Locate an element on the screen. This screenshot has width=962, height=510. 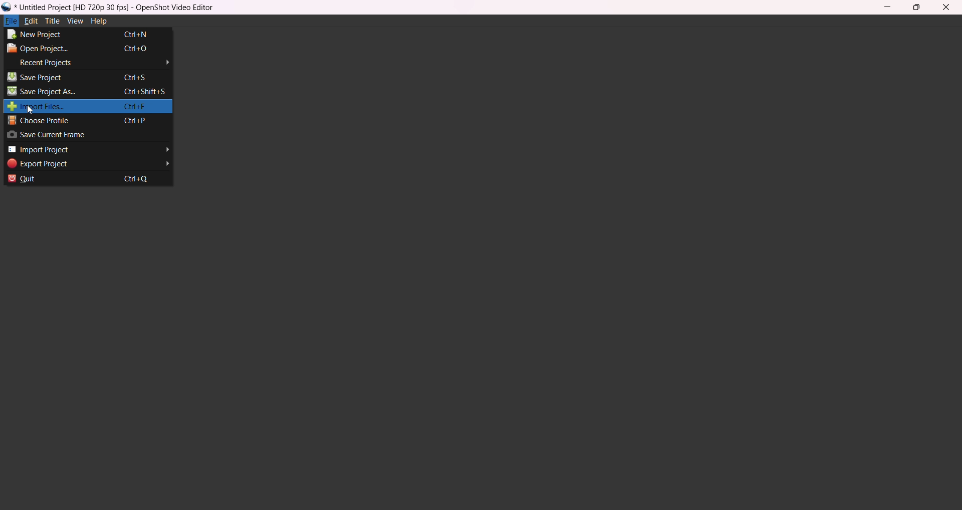
view is located at coordinates (74, 22).